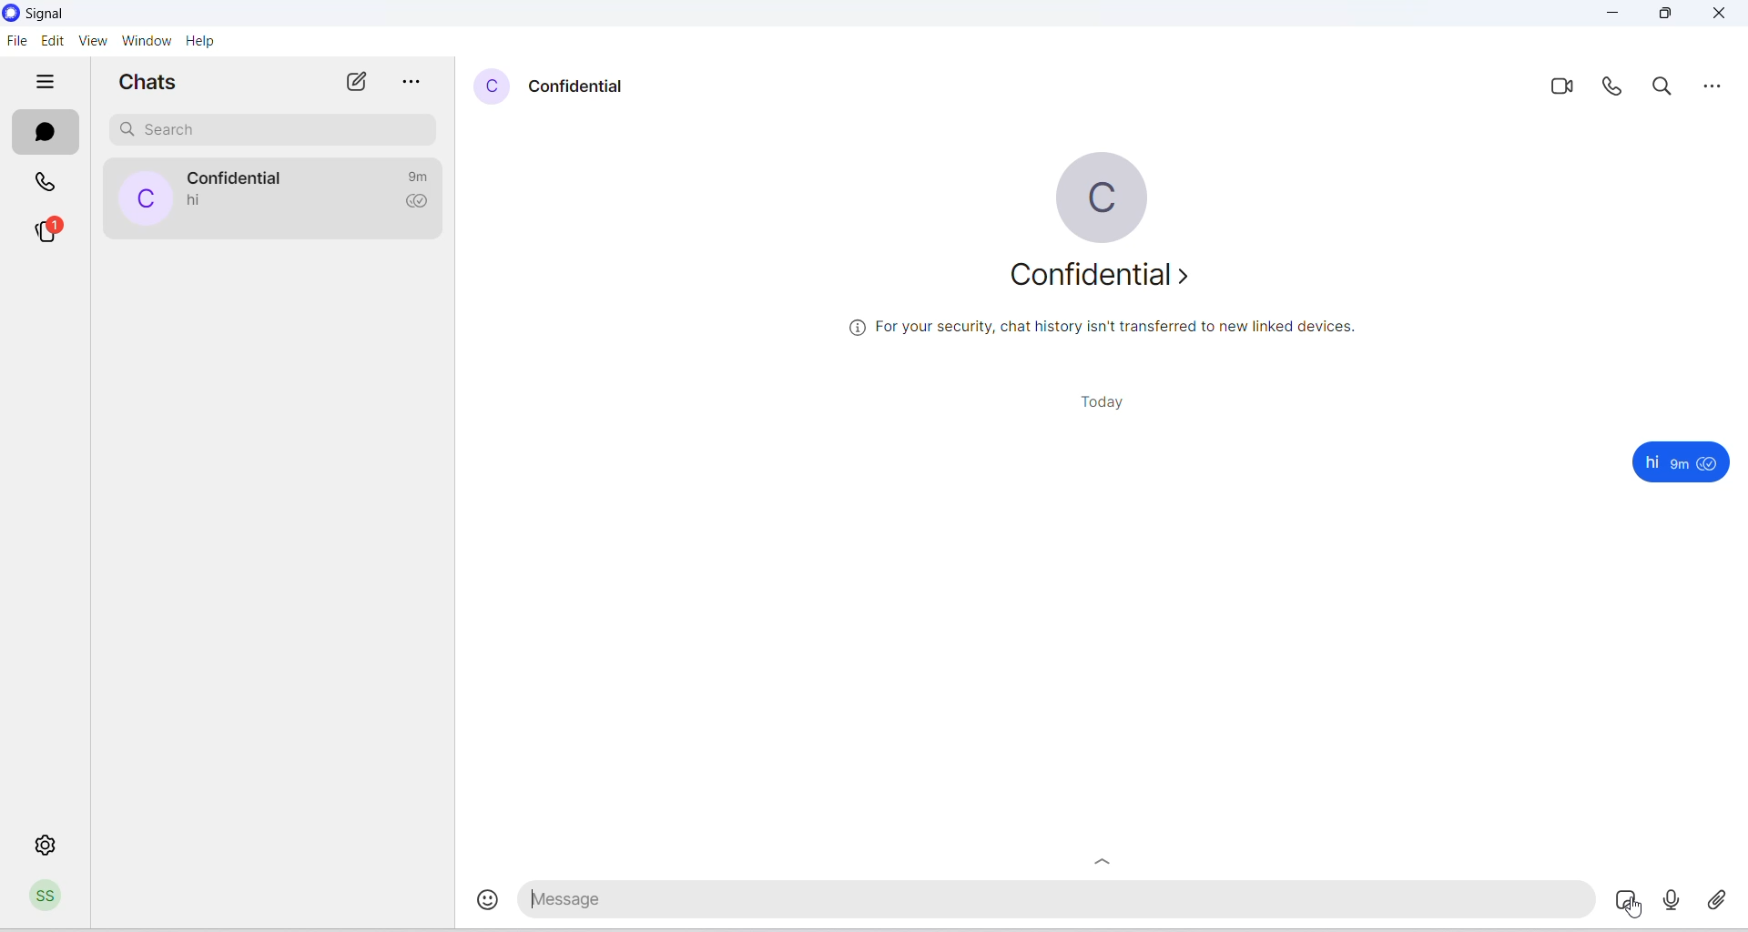  What do you see at coordinates (272, 128) in the screenshot?
I see `search chat` at bounding box center [272, 128].